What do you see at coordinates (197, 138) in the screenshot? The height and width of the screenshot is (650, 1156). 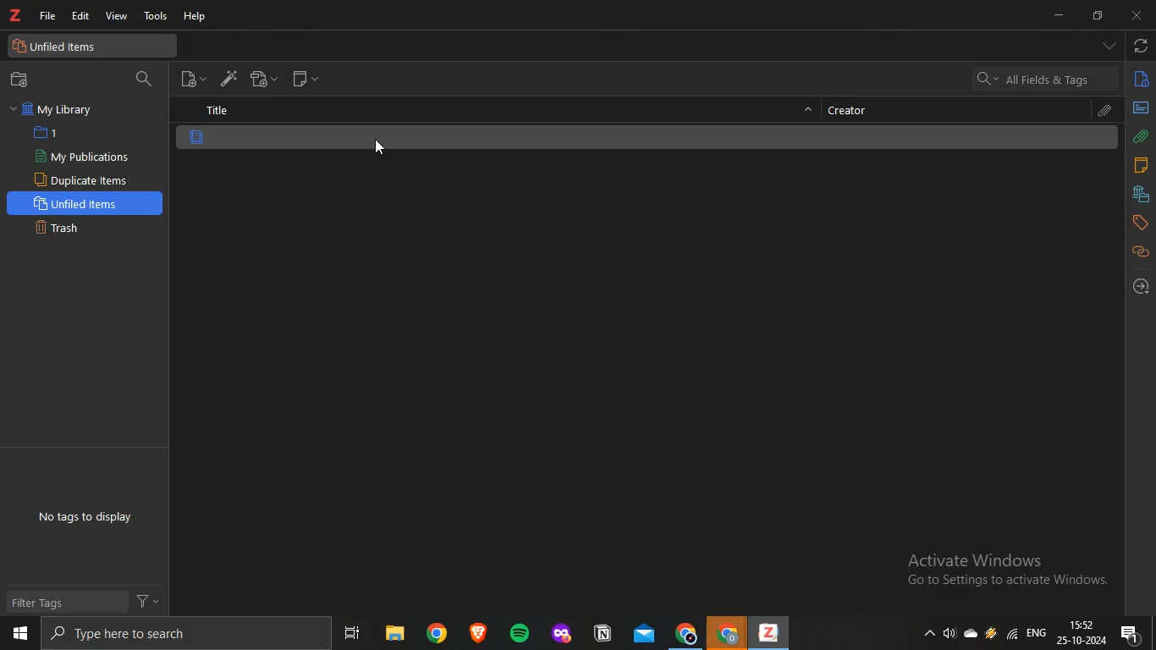 I see `item` at bounding box center [197, 138].